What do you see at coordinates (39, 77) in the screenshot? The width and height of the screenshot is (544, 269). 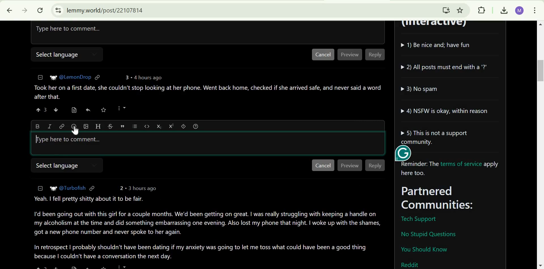 I see `collapse` at bounding box center [39, 77].